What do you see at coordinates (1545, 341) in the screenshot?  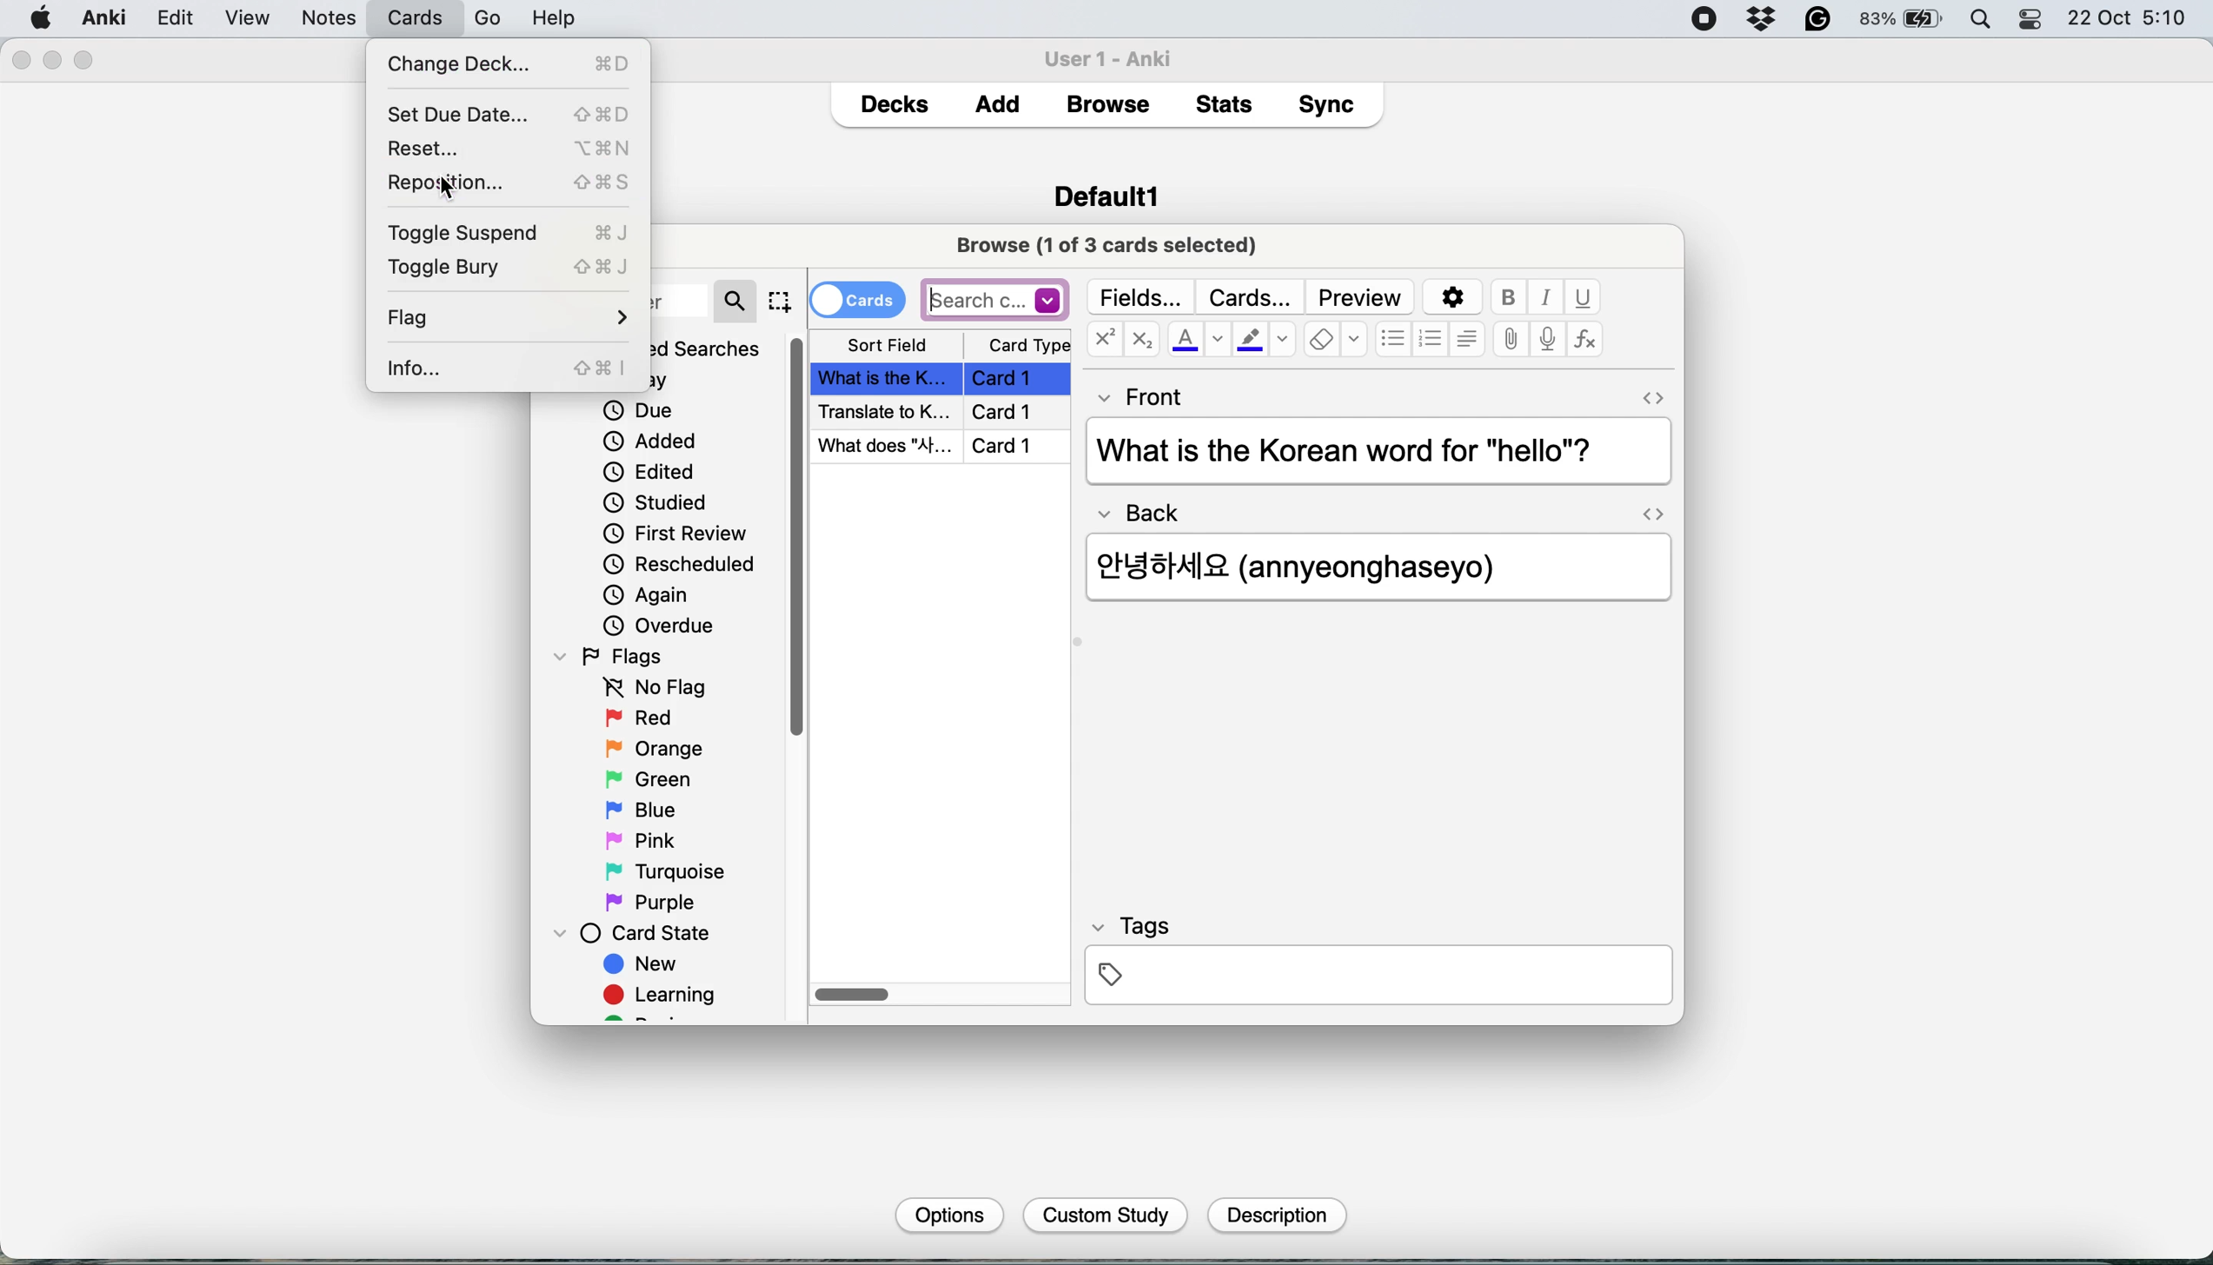 I see `audio recorder` at bounding box center [1545, 341].